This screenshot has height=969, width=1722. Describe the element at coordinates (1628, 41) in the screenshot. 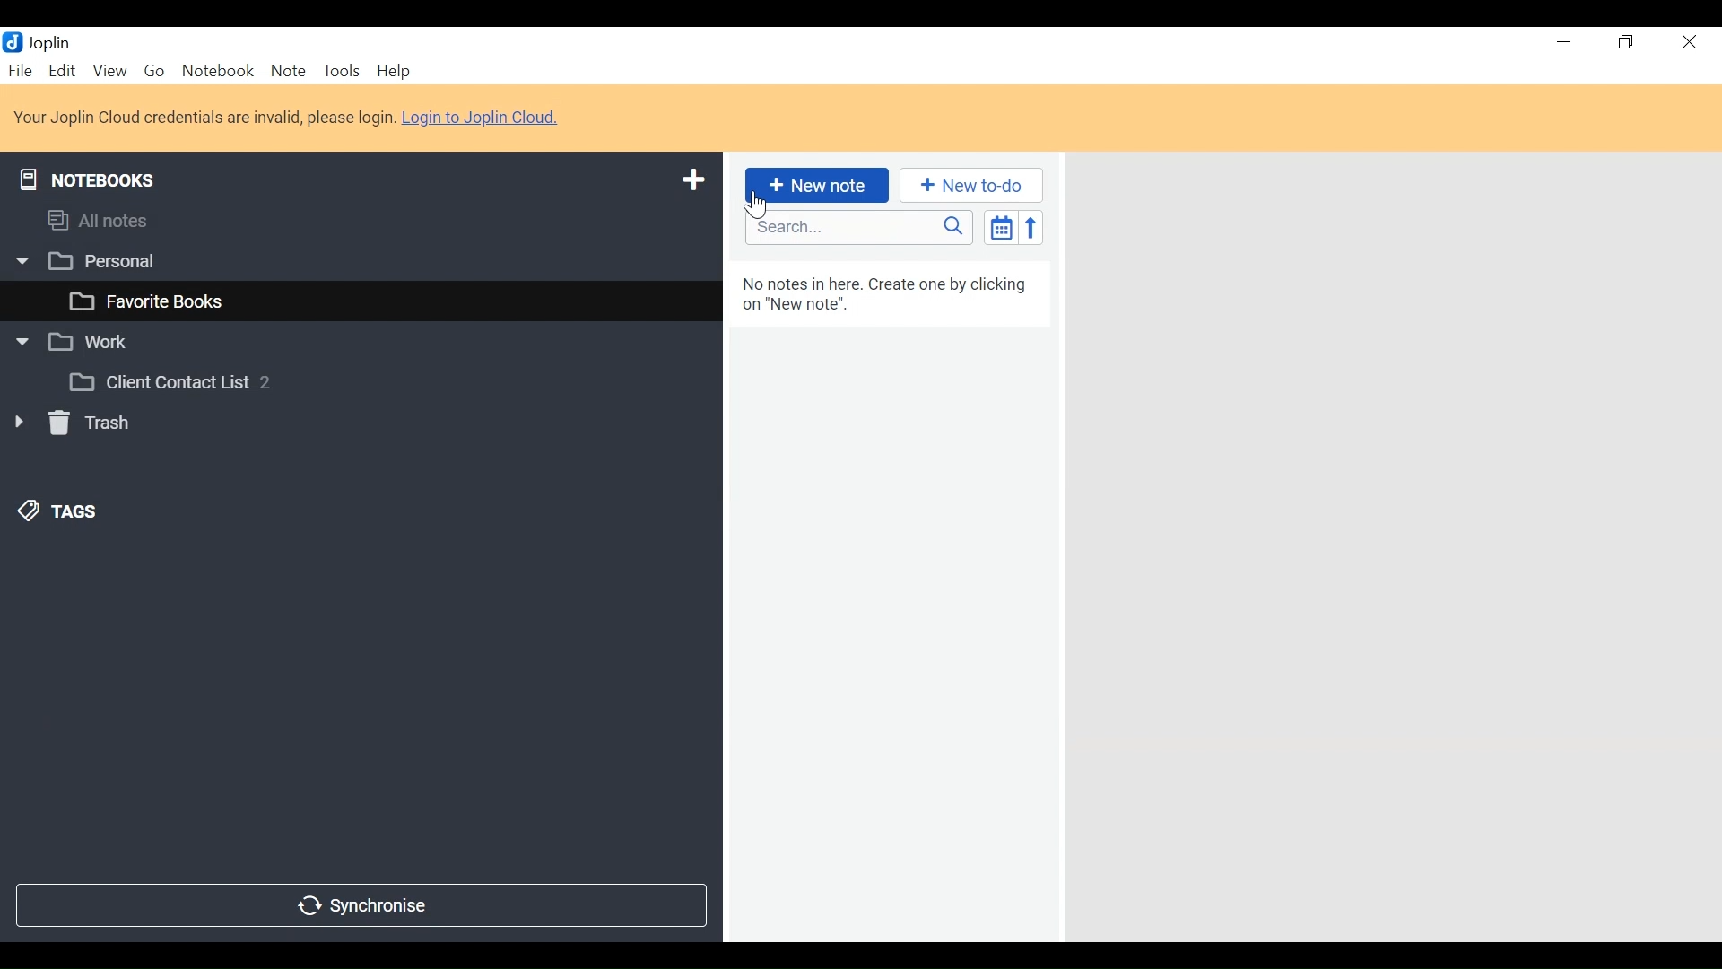

I see `Restore` at that location.